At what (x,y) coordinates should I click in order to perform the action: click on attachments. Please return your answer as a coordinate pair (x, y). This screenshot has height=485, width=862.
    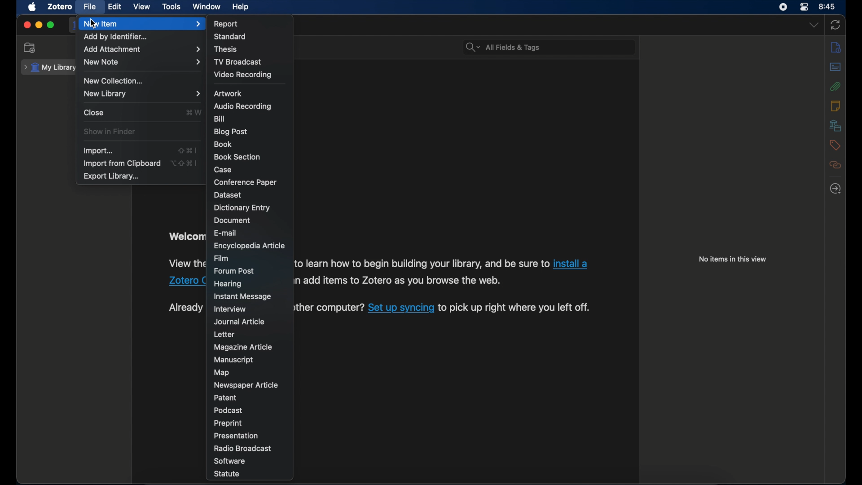
    Looking at the image, I should click on (836, 87).